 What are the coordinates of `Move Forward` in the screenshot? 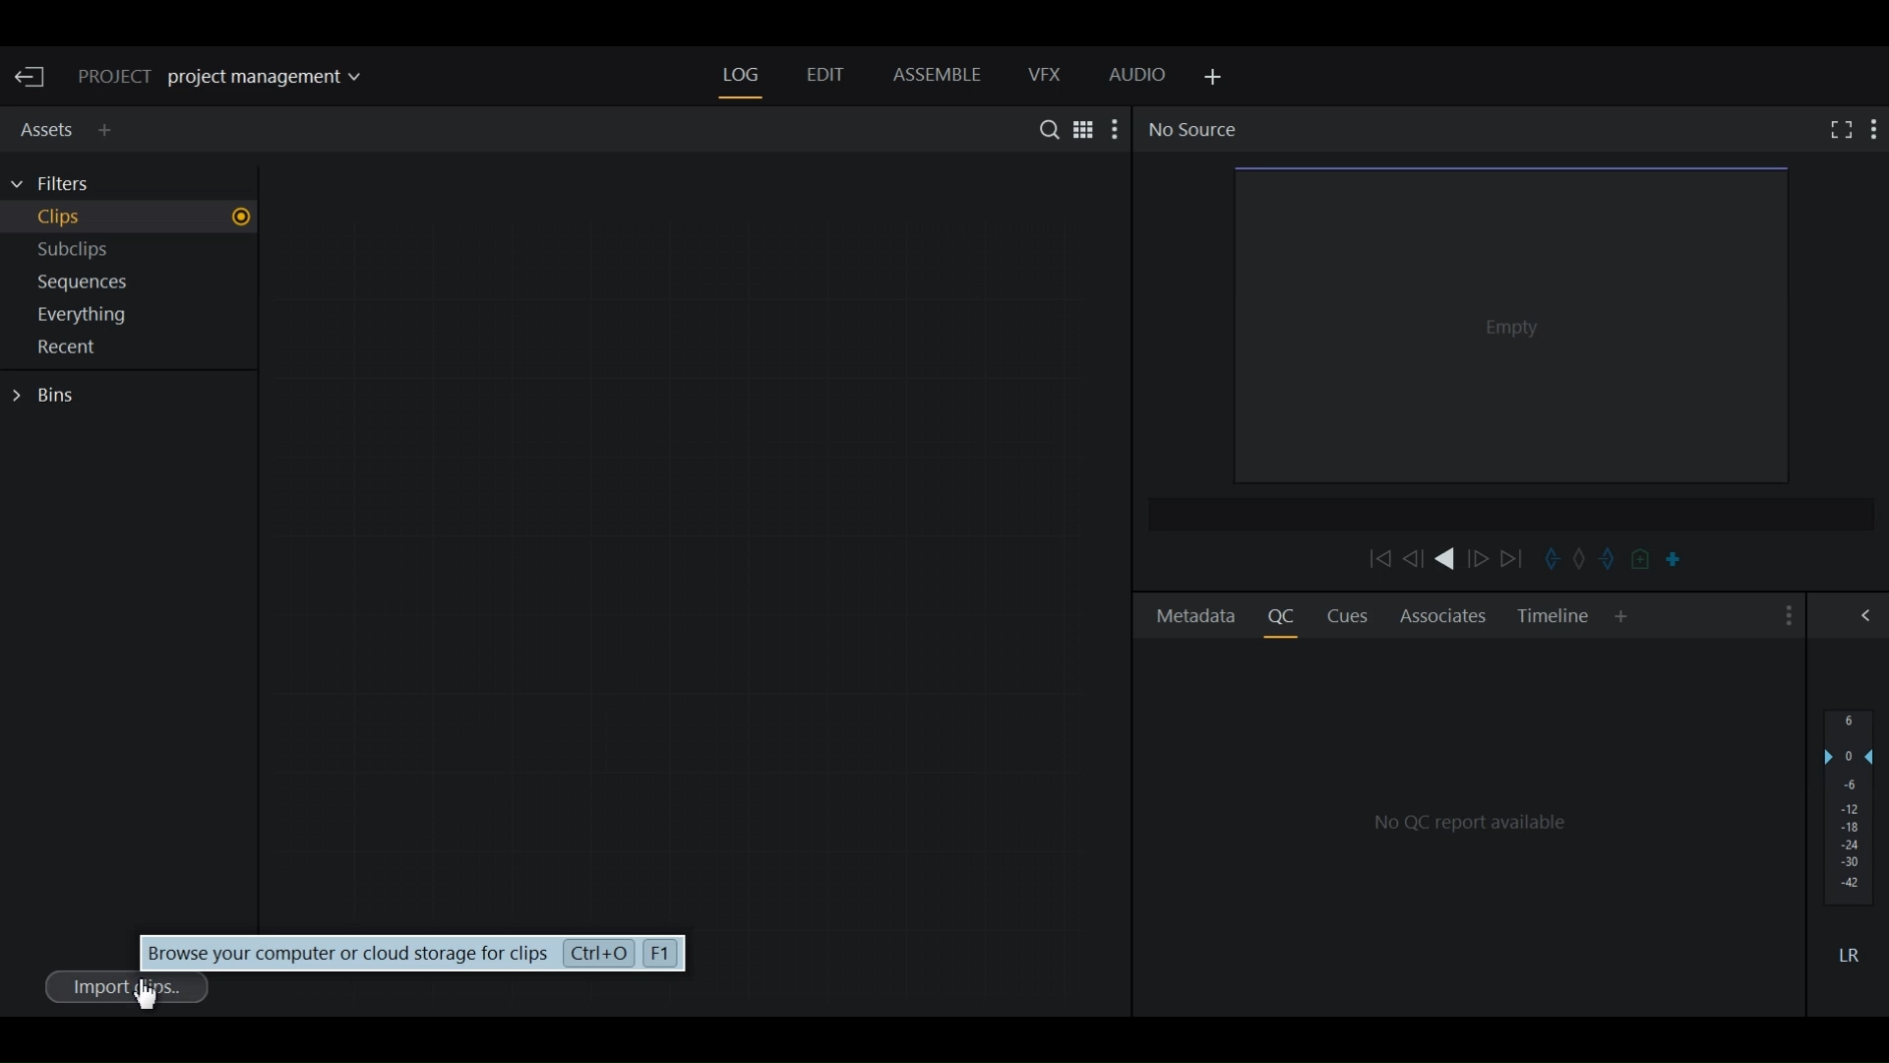 It's located at (1518, 559).